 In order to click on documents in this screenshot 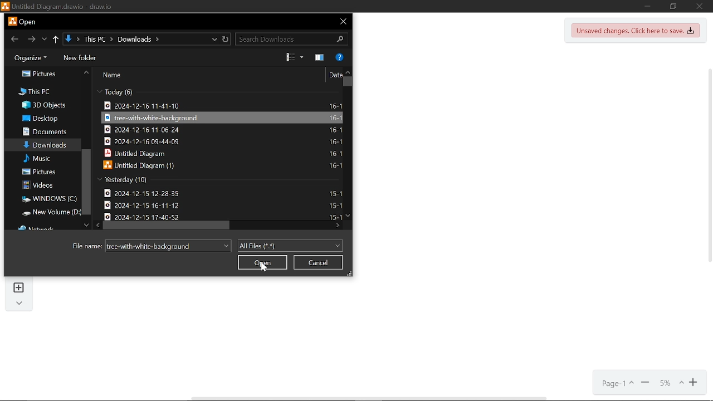, I will do `click(44, 132)`.